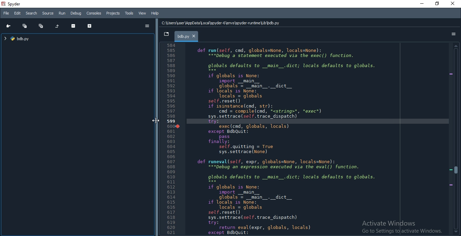 The width and height of the screenshot is (461, 236). I want to click on minimize, so click(423, 4).